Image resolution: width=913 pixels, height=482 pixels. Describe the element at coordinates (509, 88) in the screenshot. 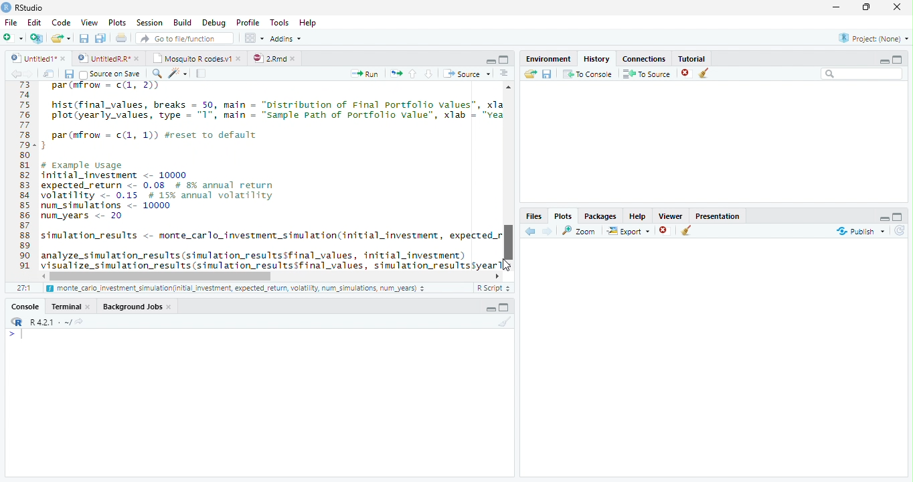

I see `Scroll Up` at that location.